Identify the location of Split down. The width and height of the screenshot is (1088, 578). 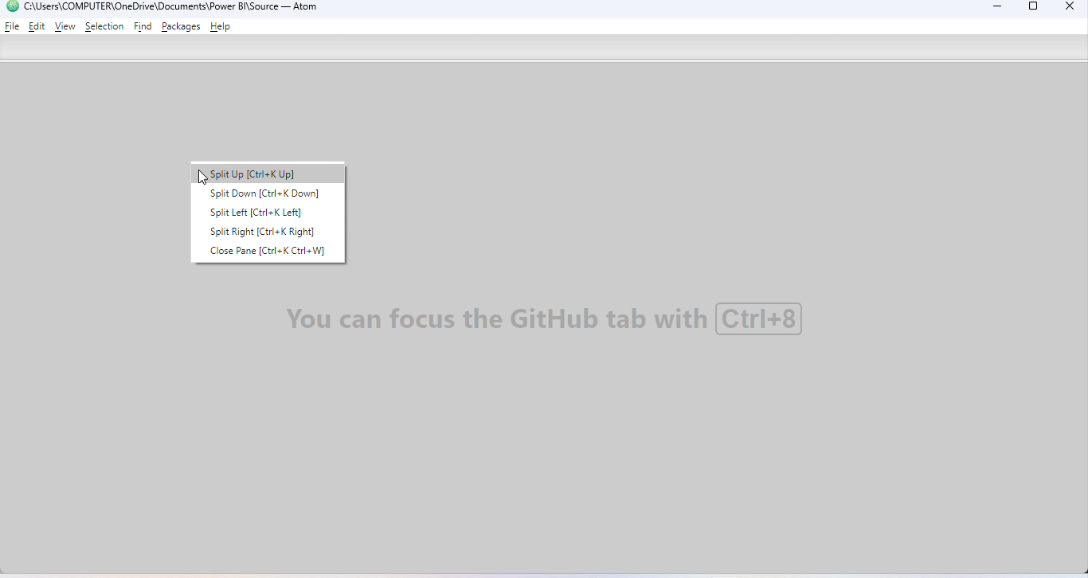
(264, 196).